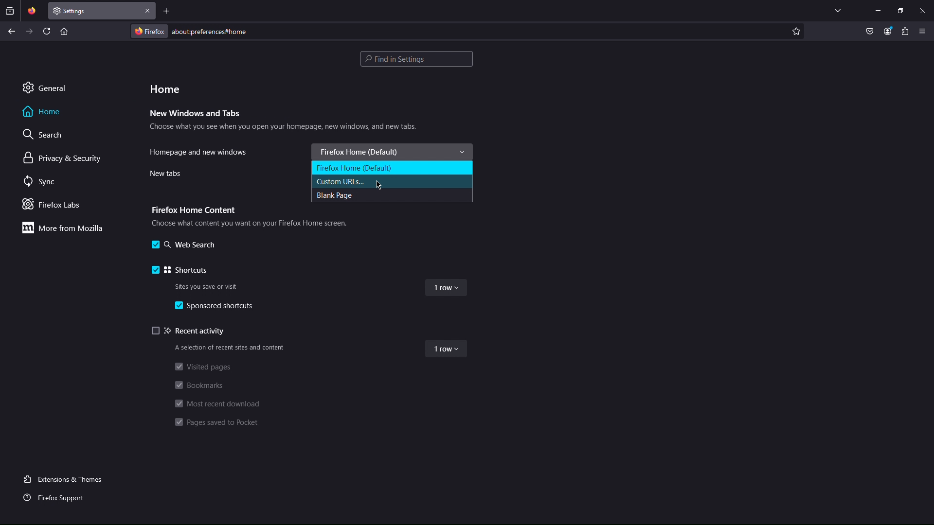 This screenshot has width=934, height=525. I want to click on Firefox Labs, so click(55, 205).